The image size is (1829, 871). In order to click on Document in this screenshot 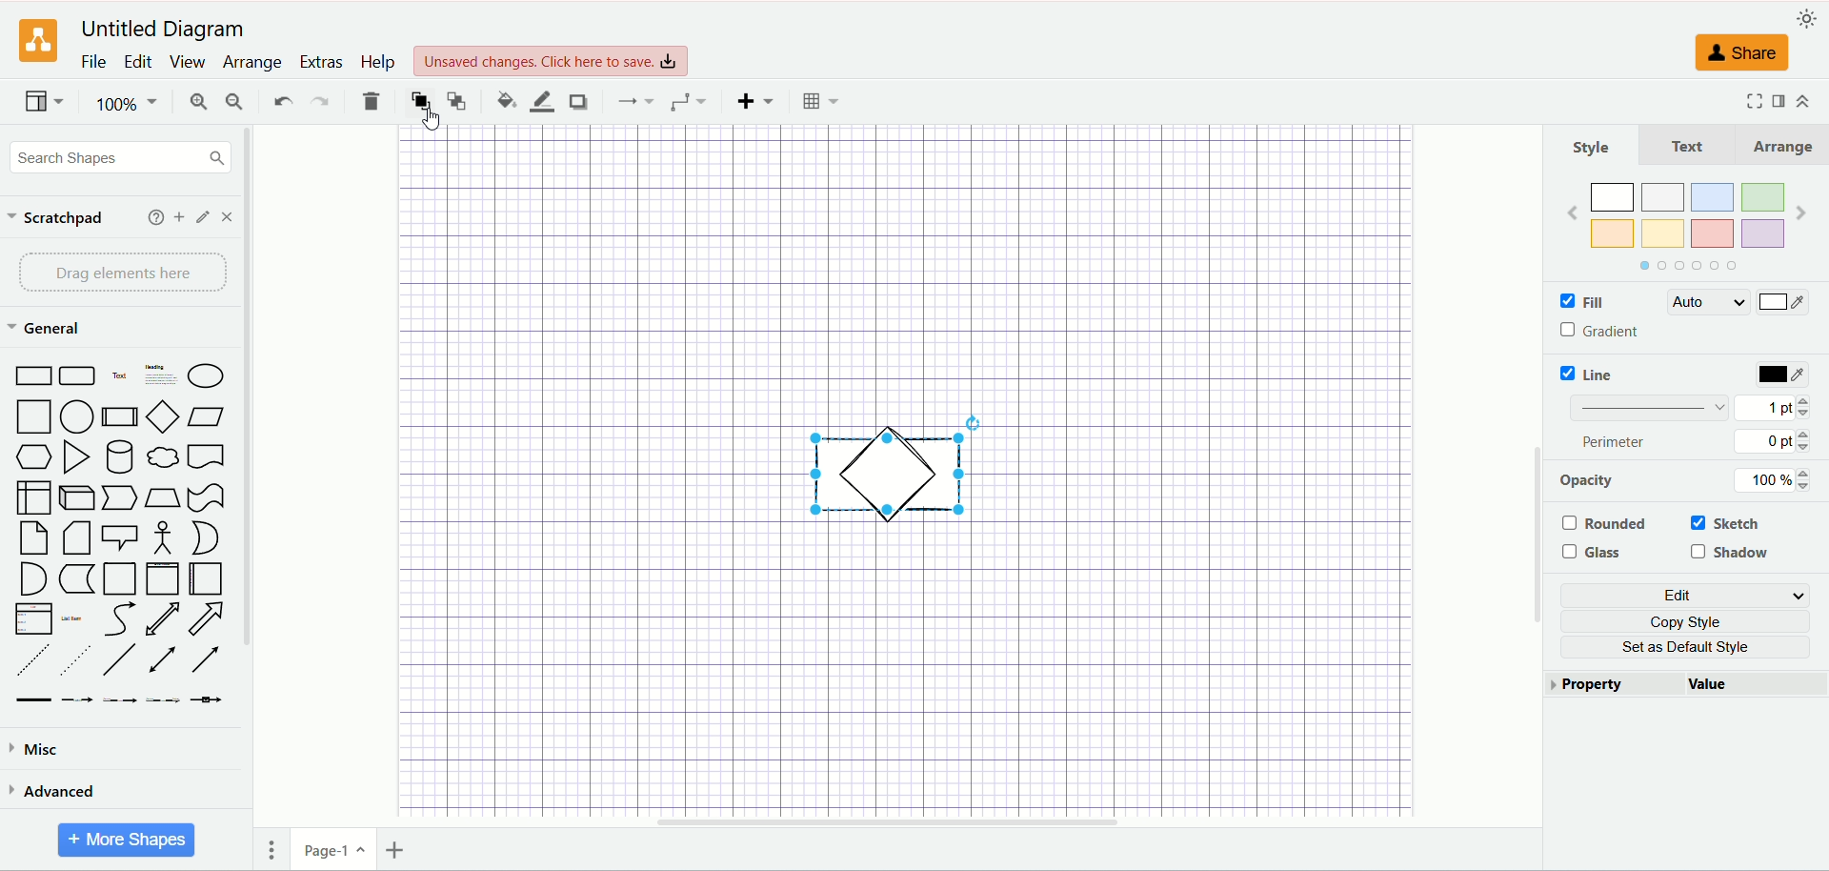, I will do `click(211, 458)`.